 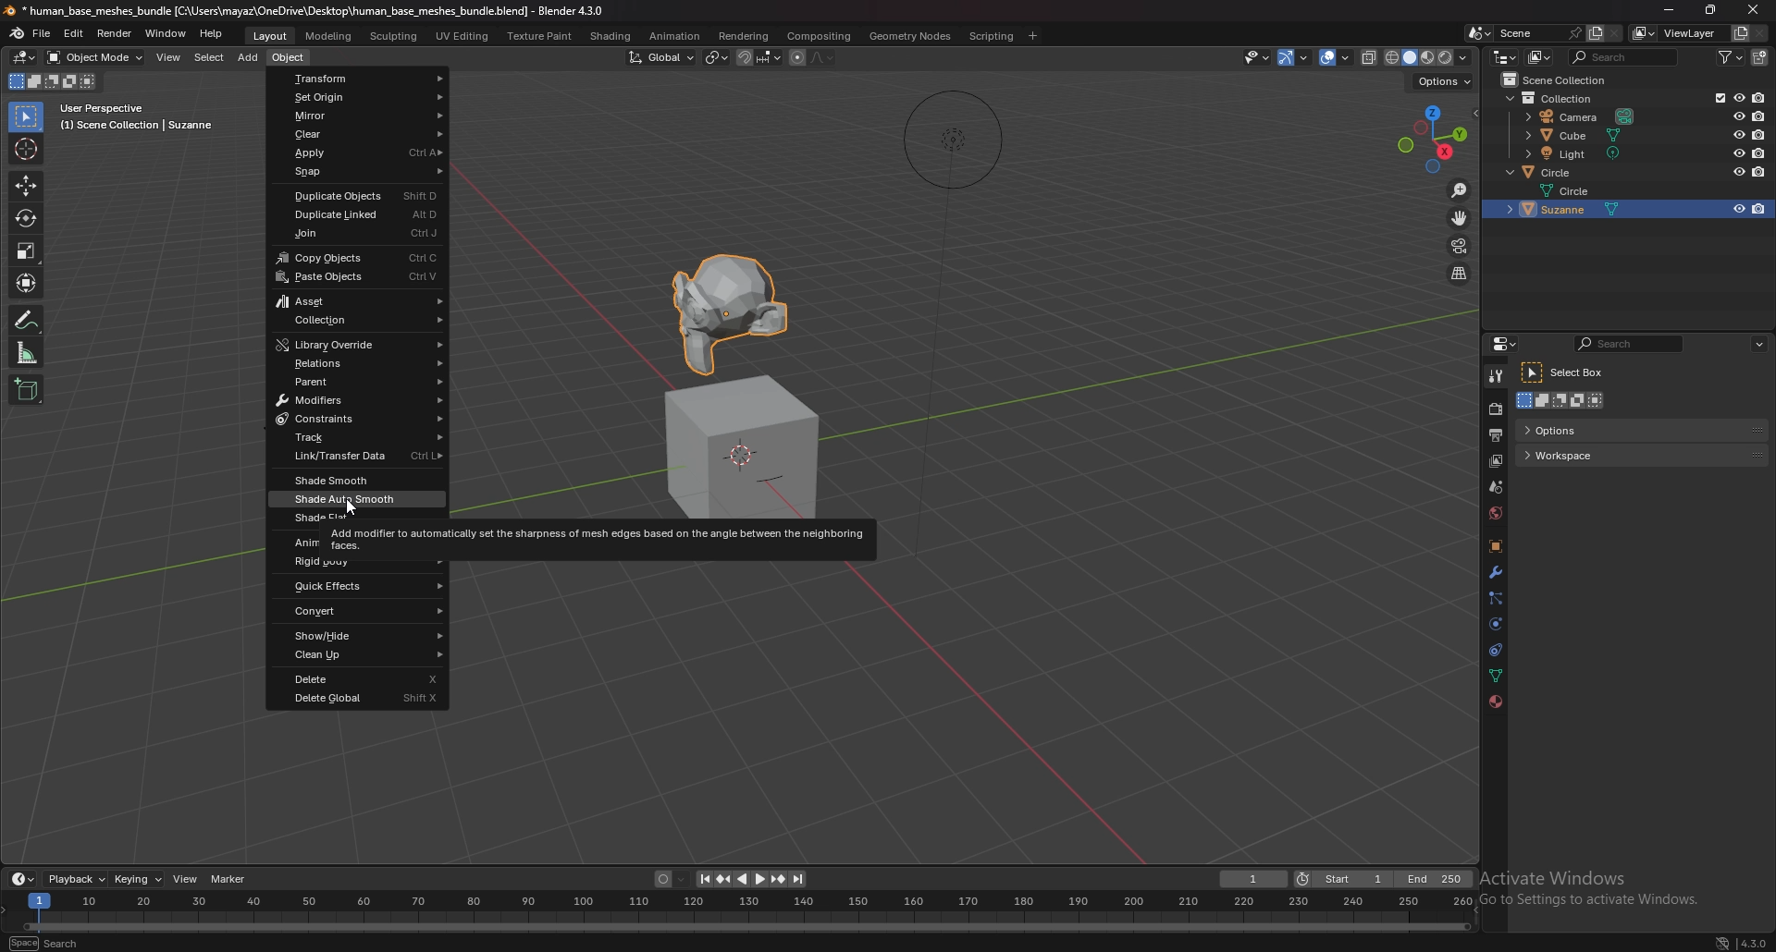 I want to click on new collection, so click(x=1758, y=57).